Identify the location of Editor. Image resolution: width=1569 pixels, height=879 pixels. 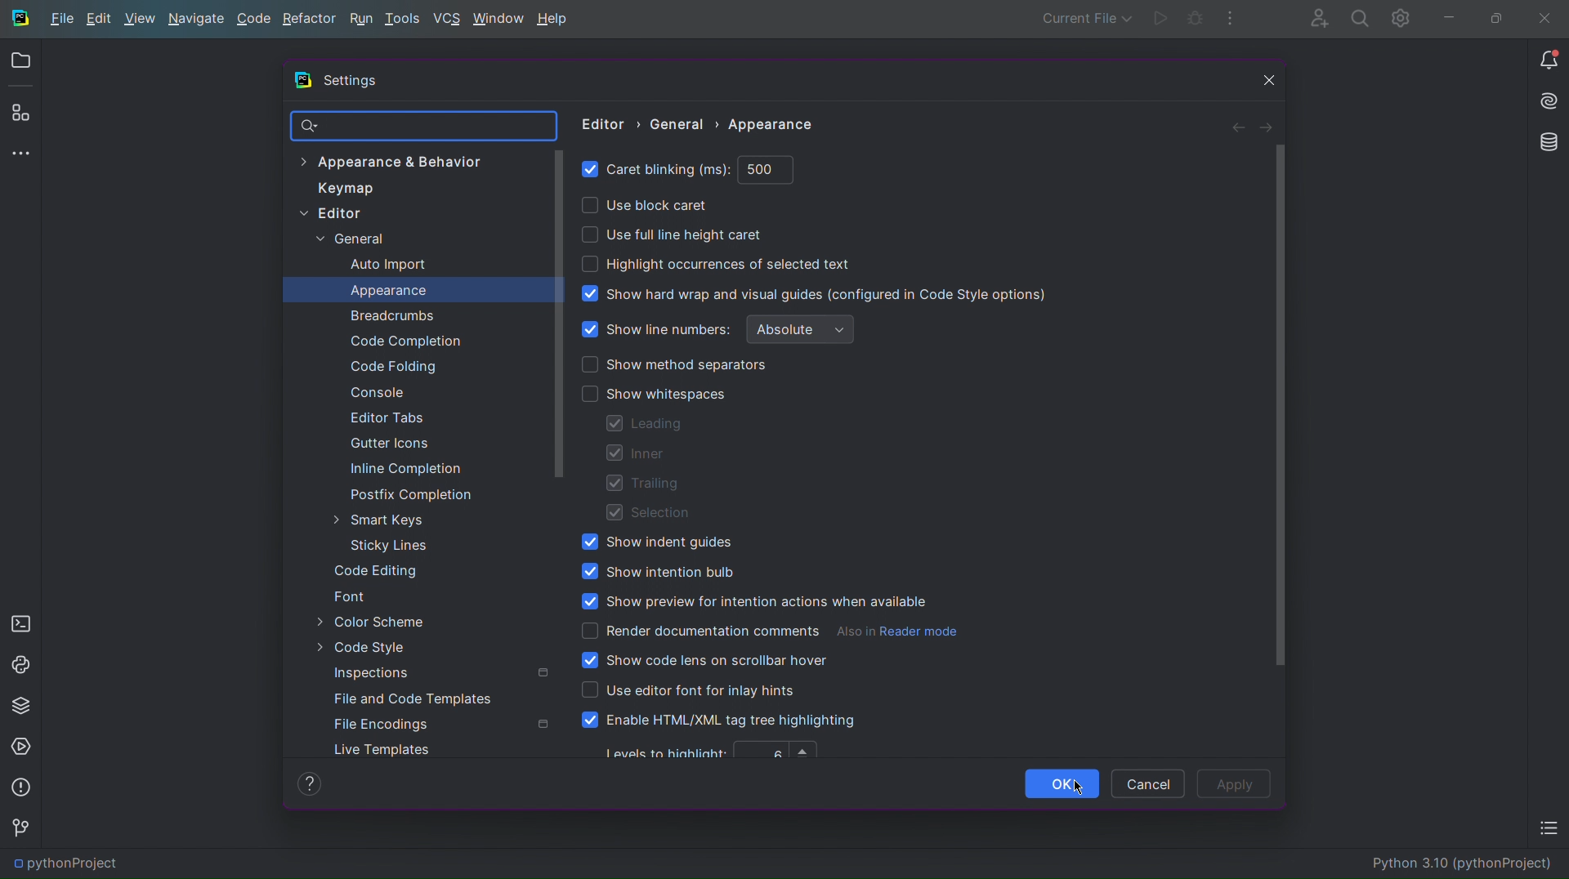
(337, 216).